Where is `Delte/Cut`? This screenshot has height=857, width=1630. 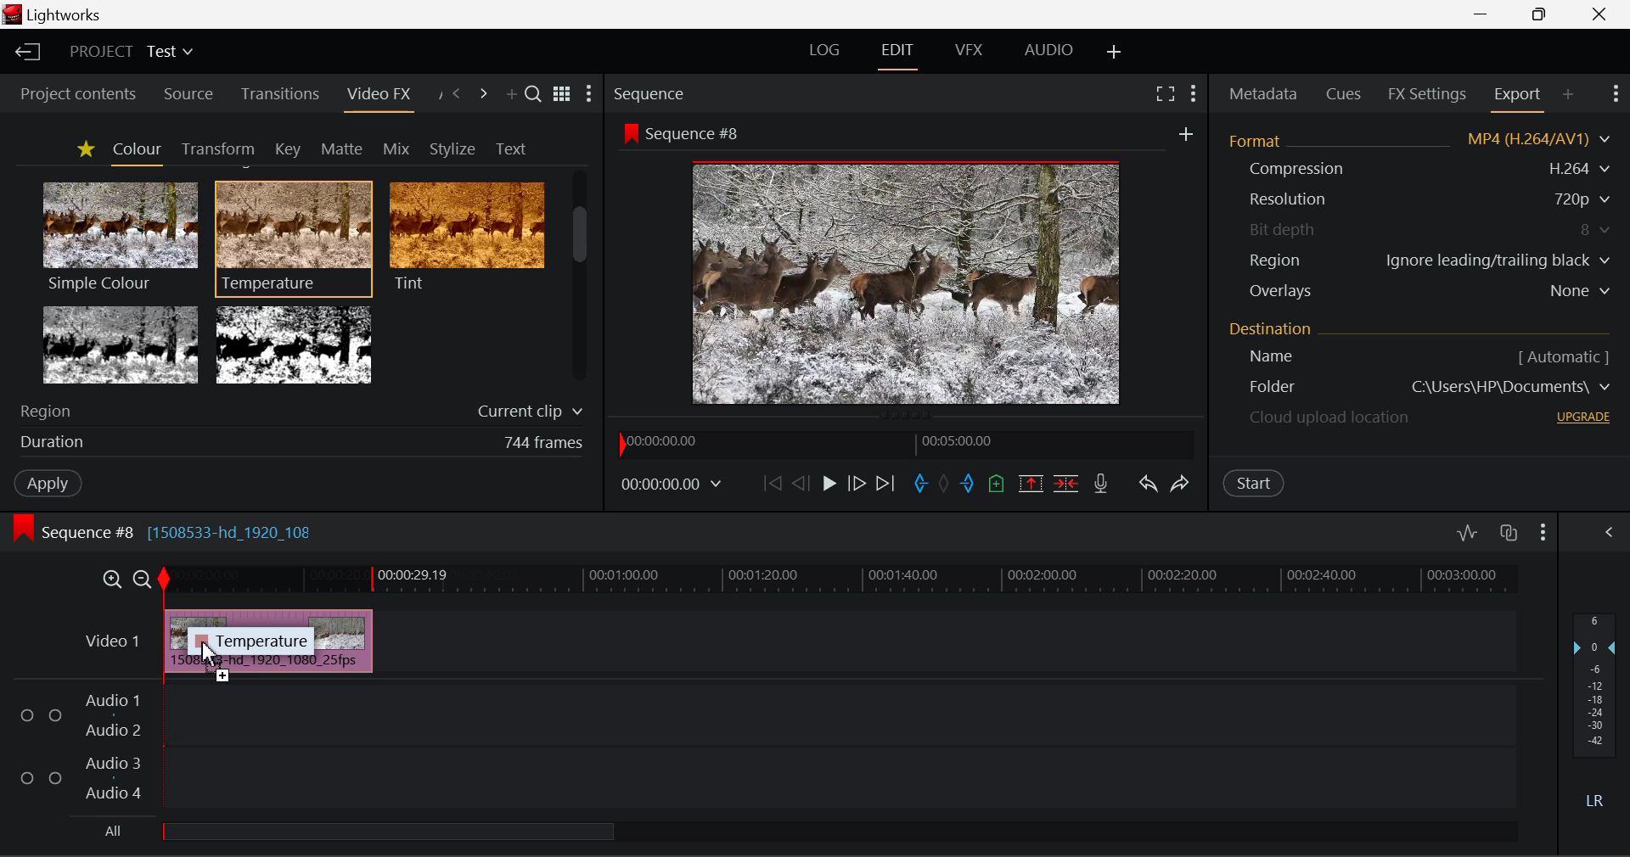
Delte/Cut is located at coordinates (1069, 484).